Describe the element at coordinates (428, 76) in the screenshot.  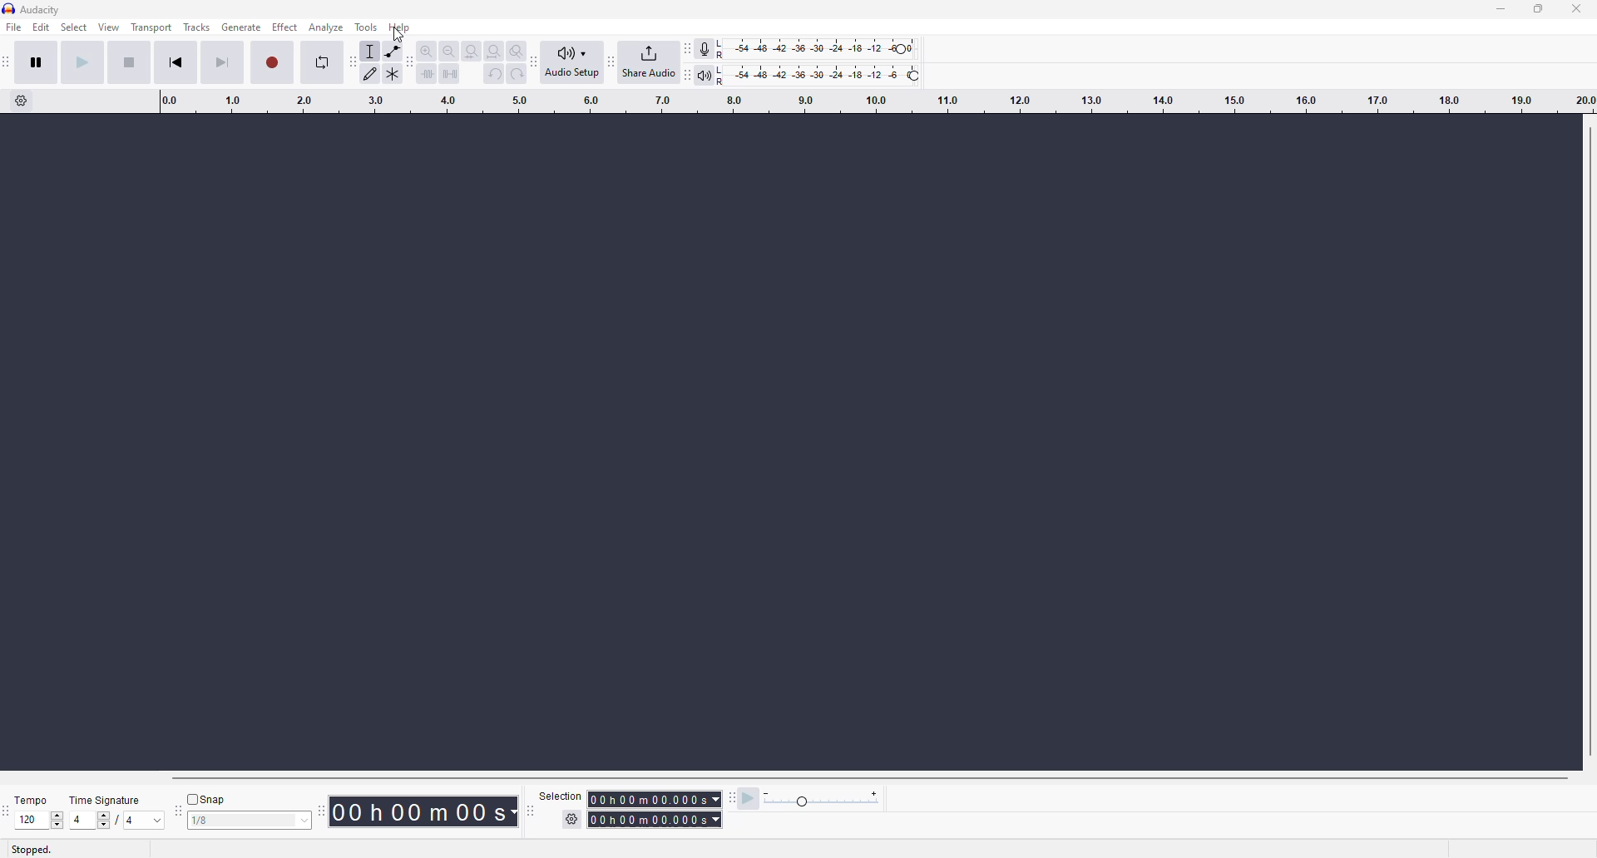
I see `trim audio outside selection` at that location.